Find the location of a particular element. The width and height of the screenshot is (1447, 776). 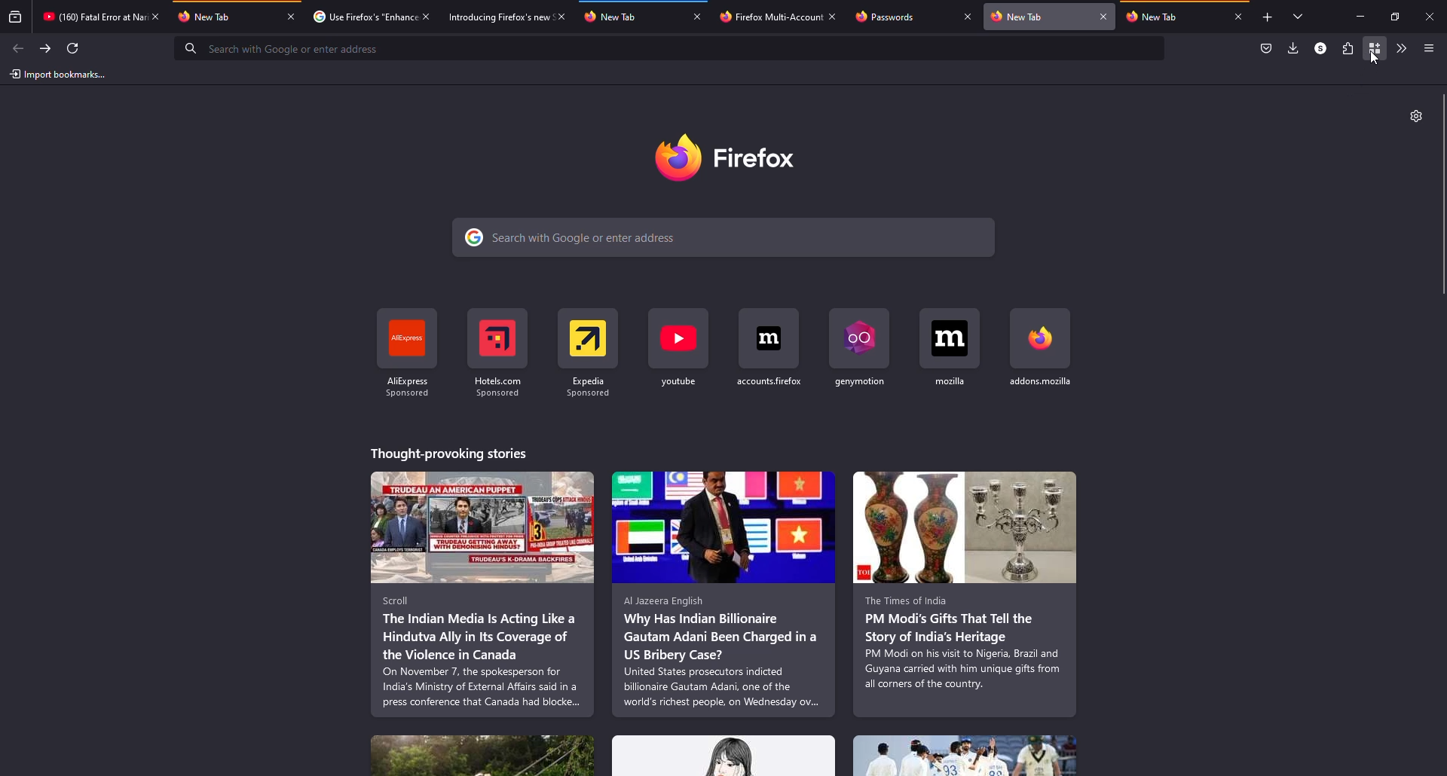

stories is located at coordinates (482, 753).